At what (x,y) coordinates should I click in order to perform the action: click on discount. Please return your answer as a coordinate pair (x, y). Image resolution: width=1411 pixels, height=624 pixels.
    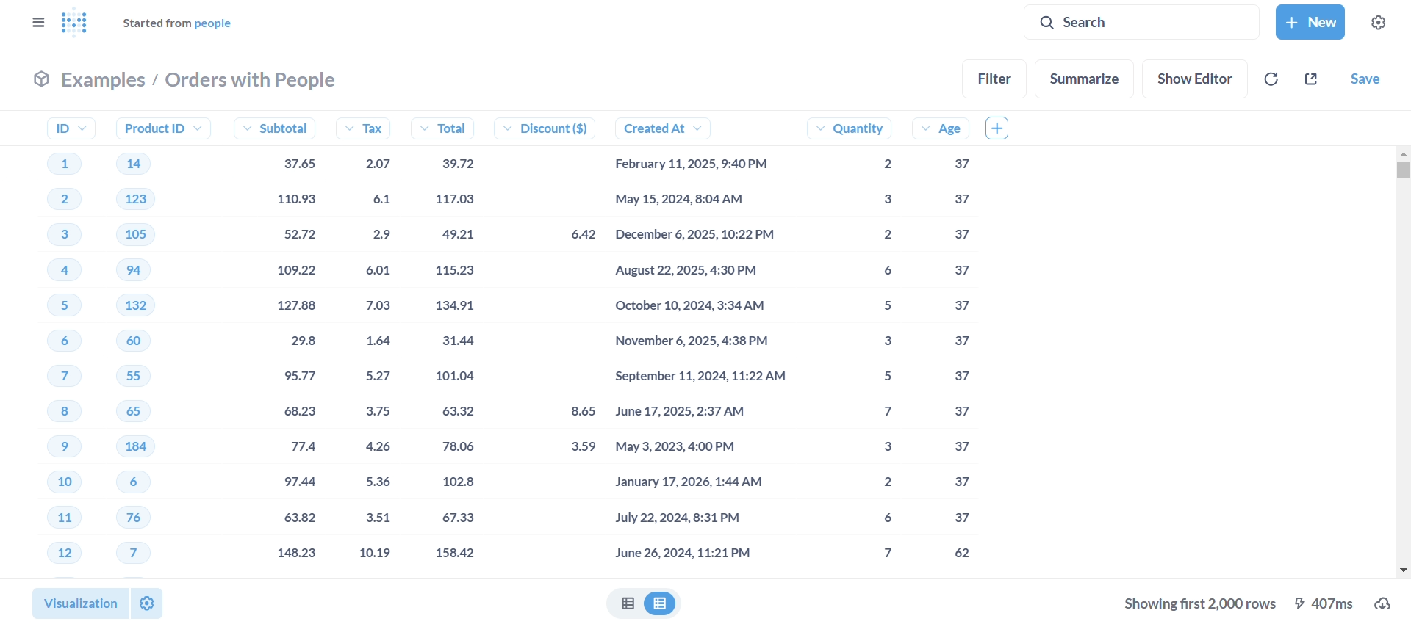
    Looking at the image, I should click on (559, 347).